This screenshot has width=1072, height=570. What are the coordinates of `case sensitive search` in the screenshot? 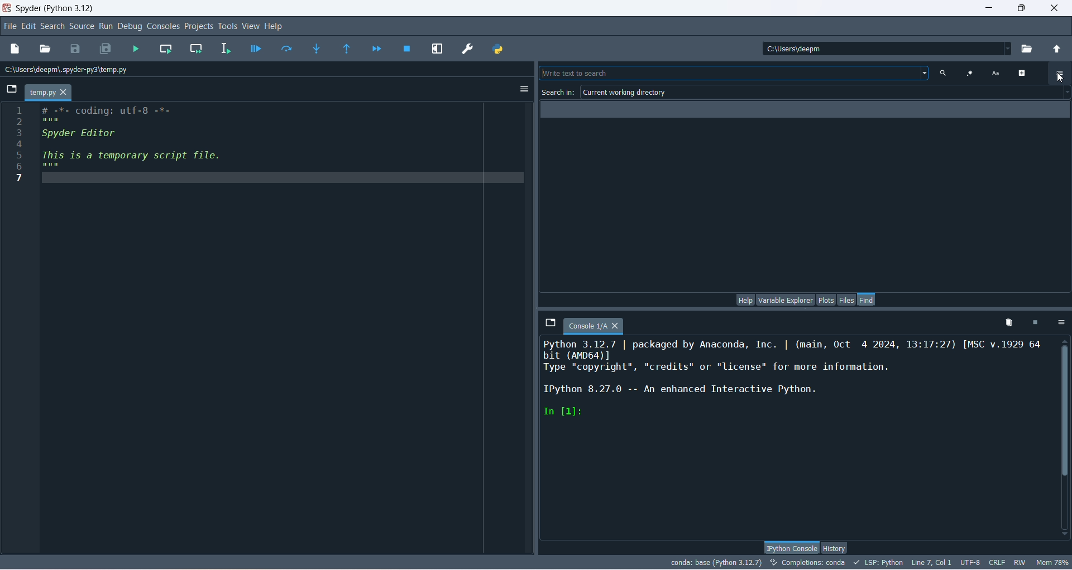 It's located at (994, 74).